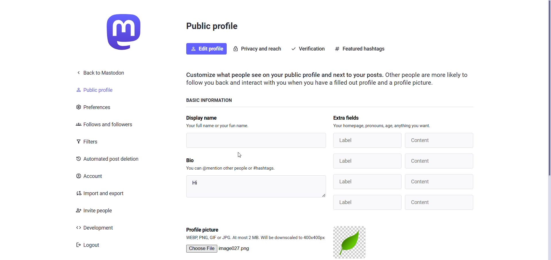  Describe the element at coordinates (326, 78) in the screenshot. I see `instruction` at that location.